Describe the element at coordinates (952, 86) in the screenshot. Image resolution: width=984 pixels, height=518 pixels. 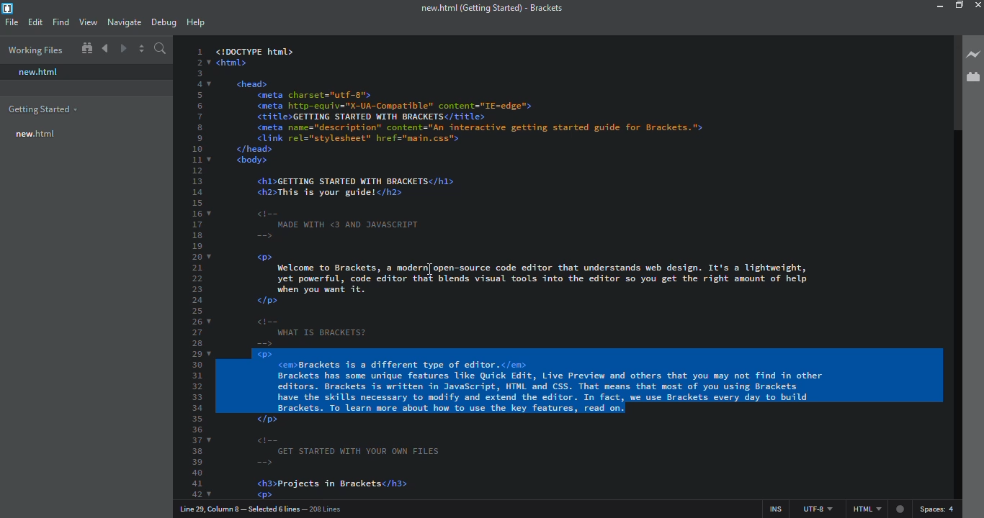
I see `scroll bar` at that location.